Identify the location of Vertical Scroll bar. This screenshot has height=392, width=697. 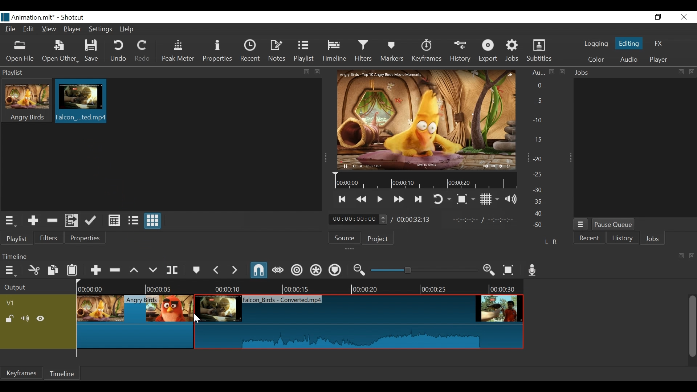
(693, 327).